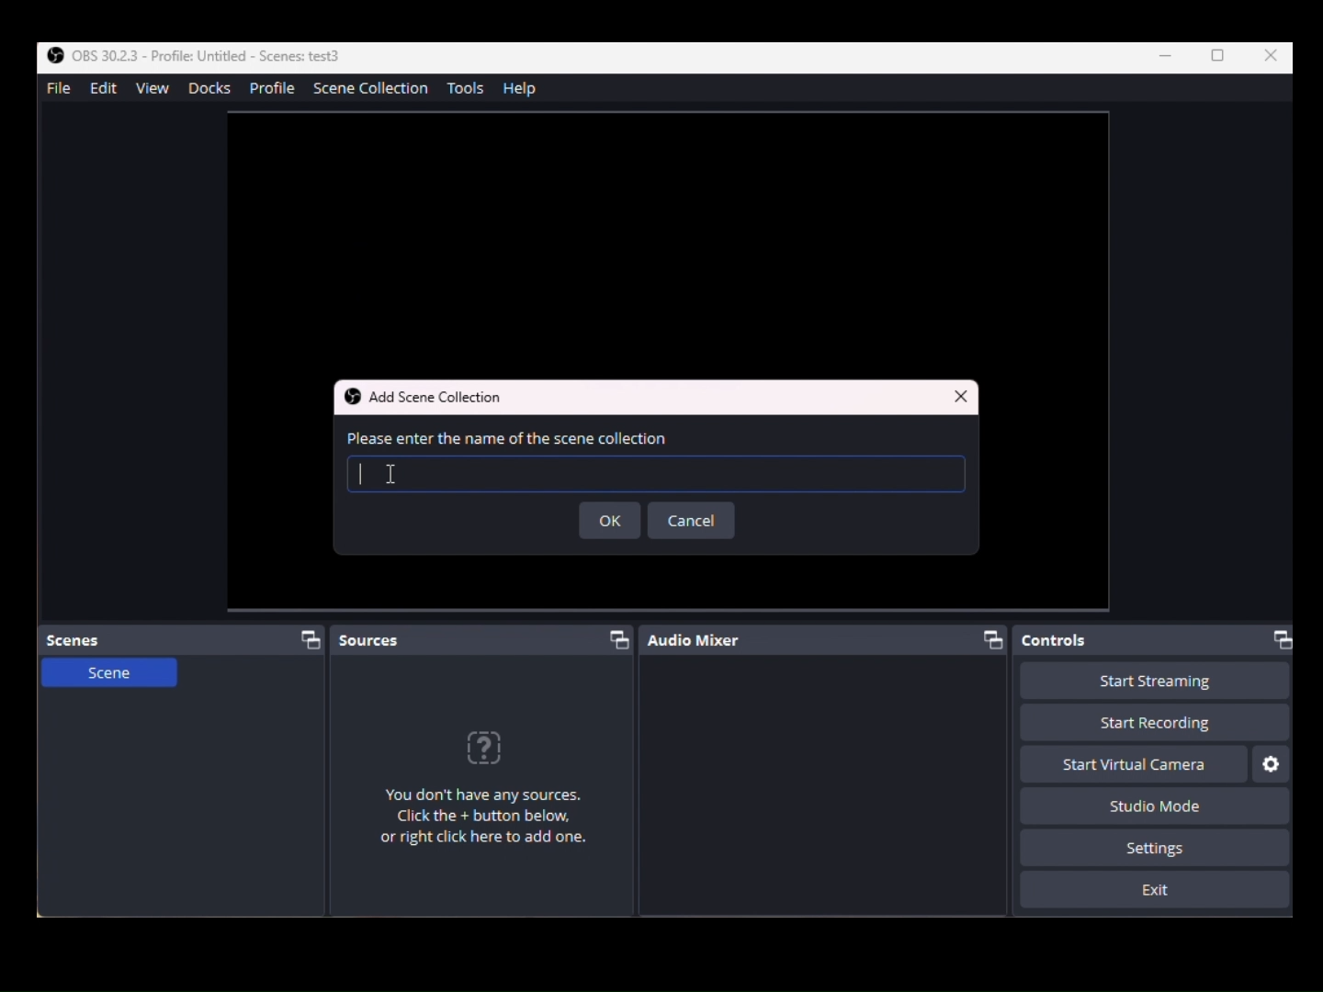 This screenshot has width=1323, height=992. Describe the element at coordinates (659, 441) in the screenshot. I see `Enter the name of the scene collection` at that location.